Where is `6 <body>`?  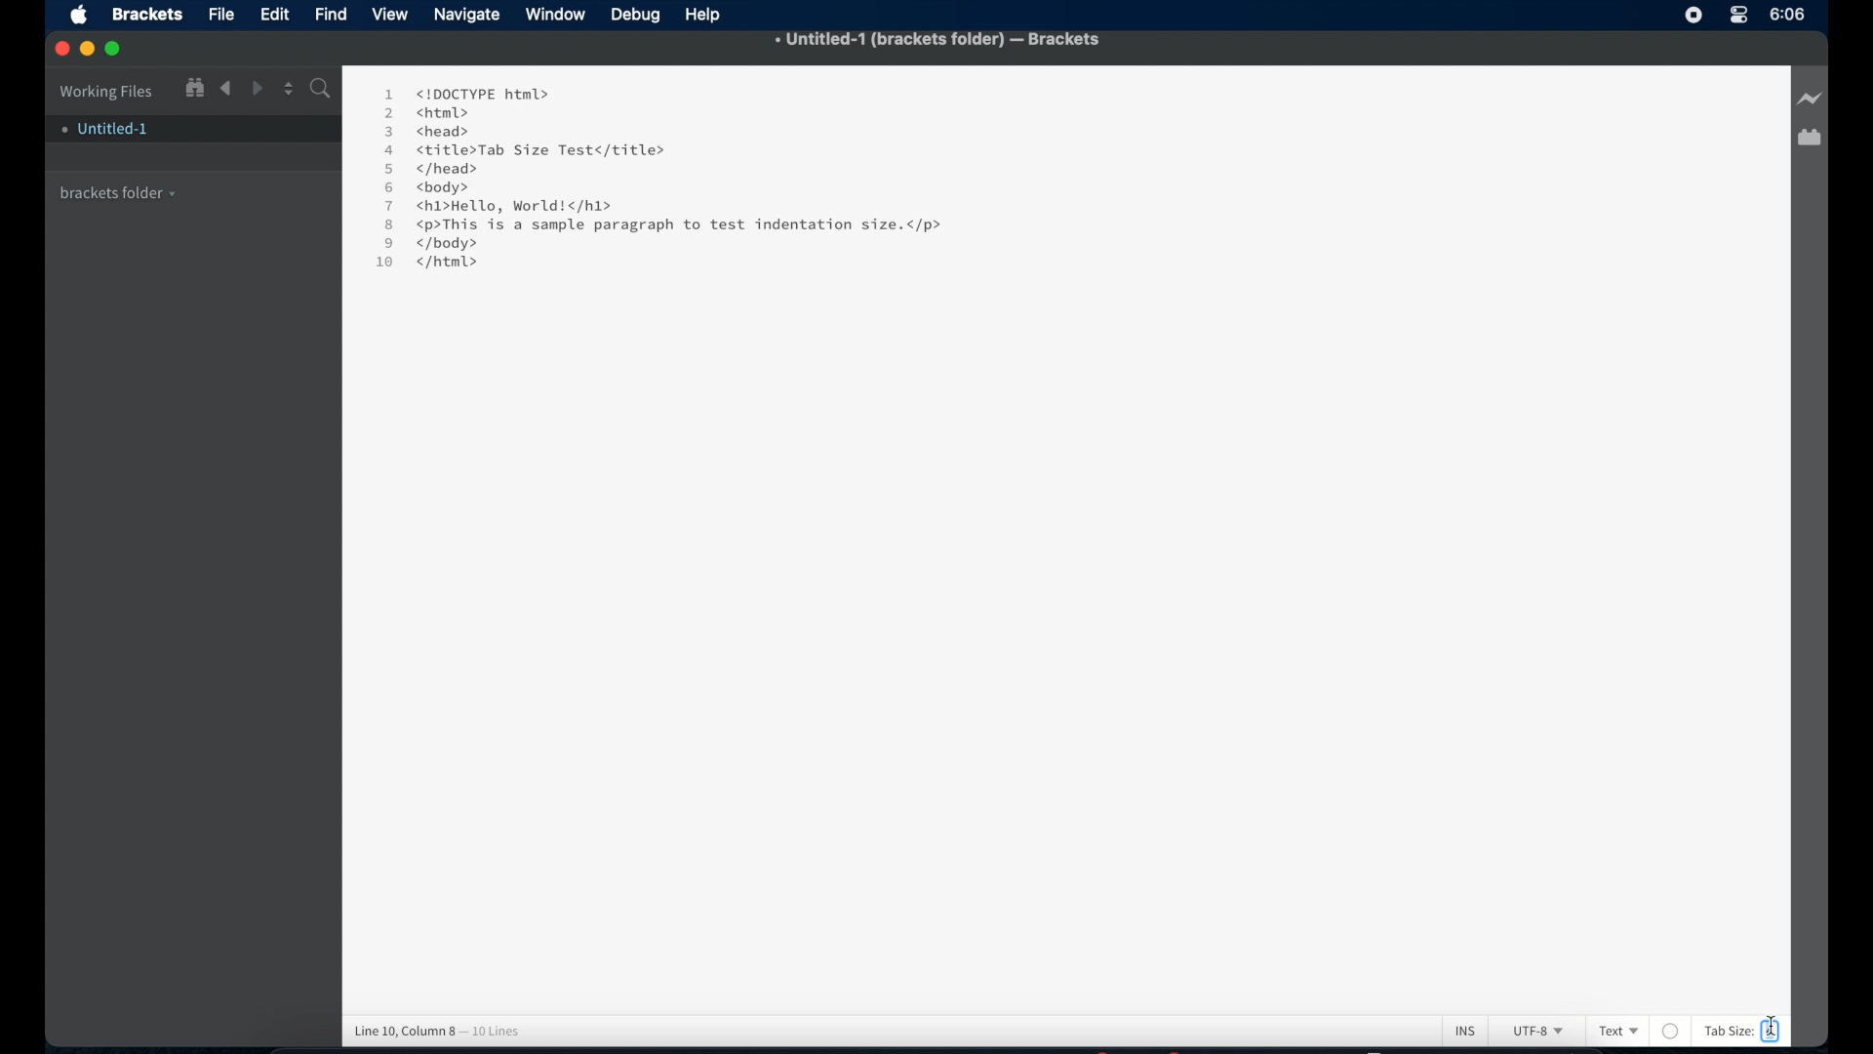
6 <body> is located at coordinates (434, 188).